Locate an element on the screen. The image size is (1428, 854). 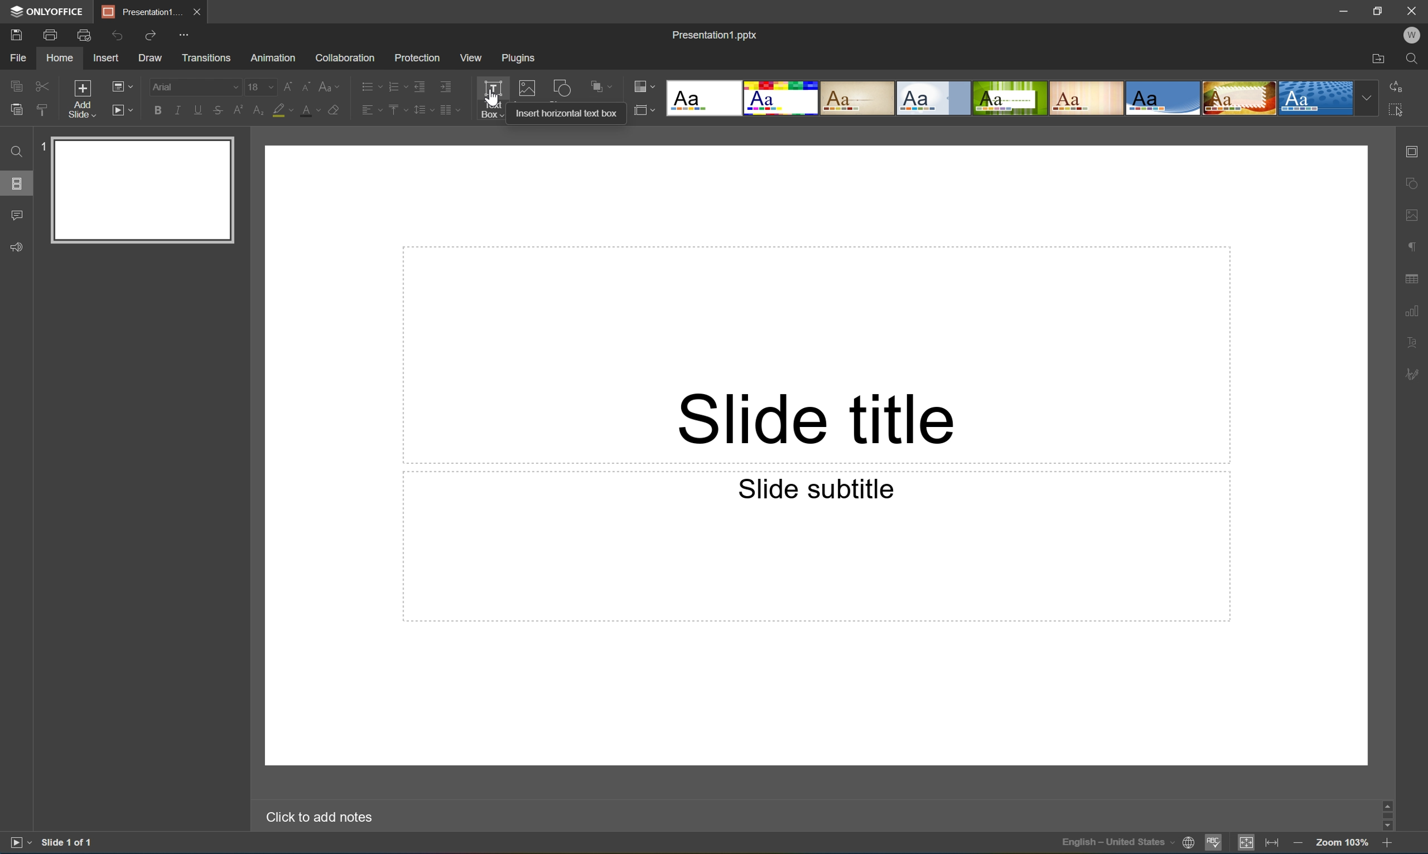
Home is located at coordinates (59, 59).